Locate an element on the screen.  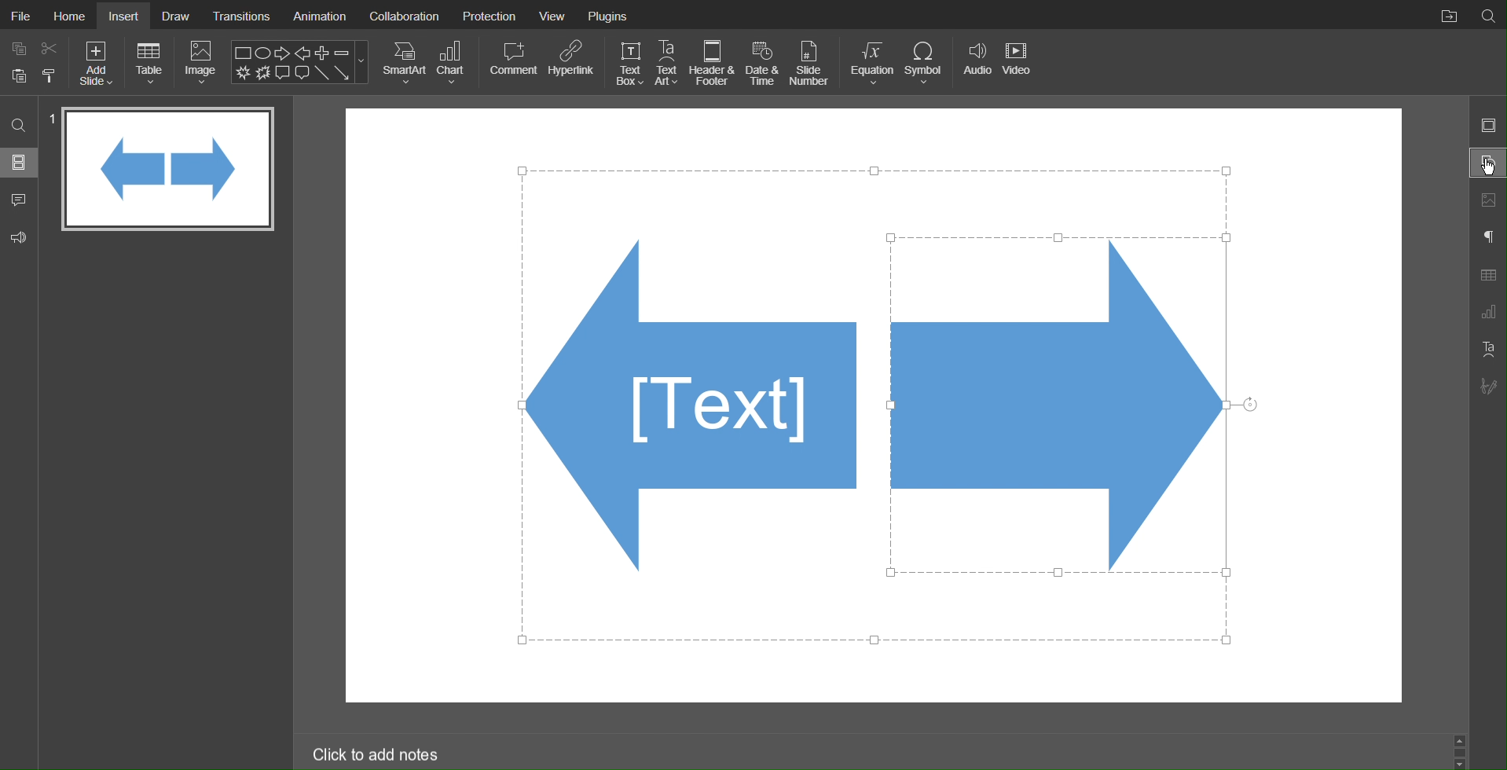
Header & Footer is located at coordinates (713, 63).